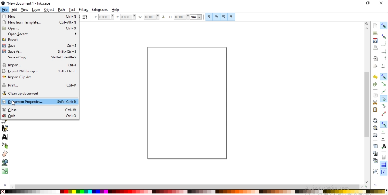  What do you see at coordinates (375, 135) in the screenshot?
I see `zoom to fit page` at bounding box center [375, 135].